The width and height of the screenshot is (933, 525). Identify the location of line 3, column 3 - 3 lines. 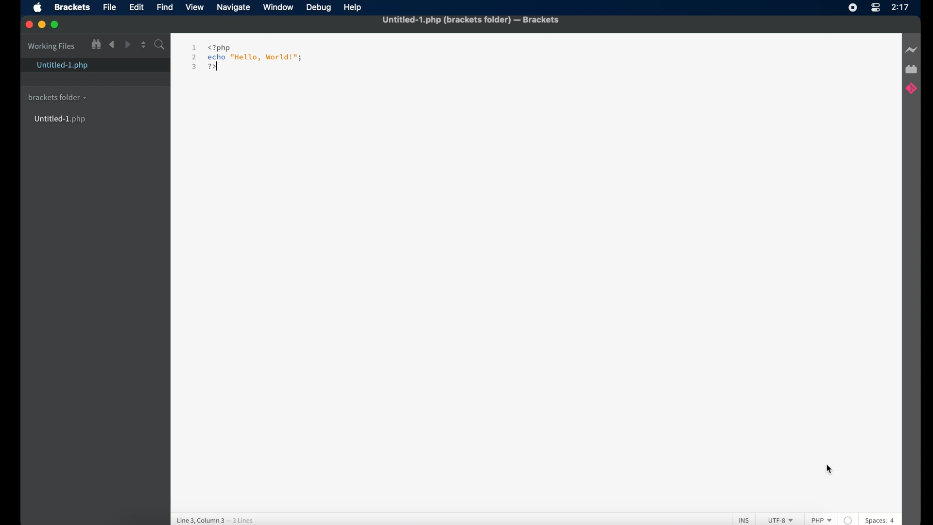
(218, 519).